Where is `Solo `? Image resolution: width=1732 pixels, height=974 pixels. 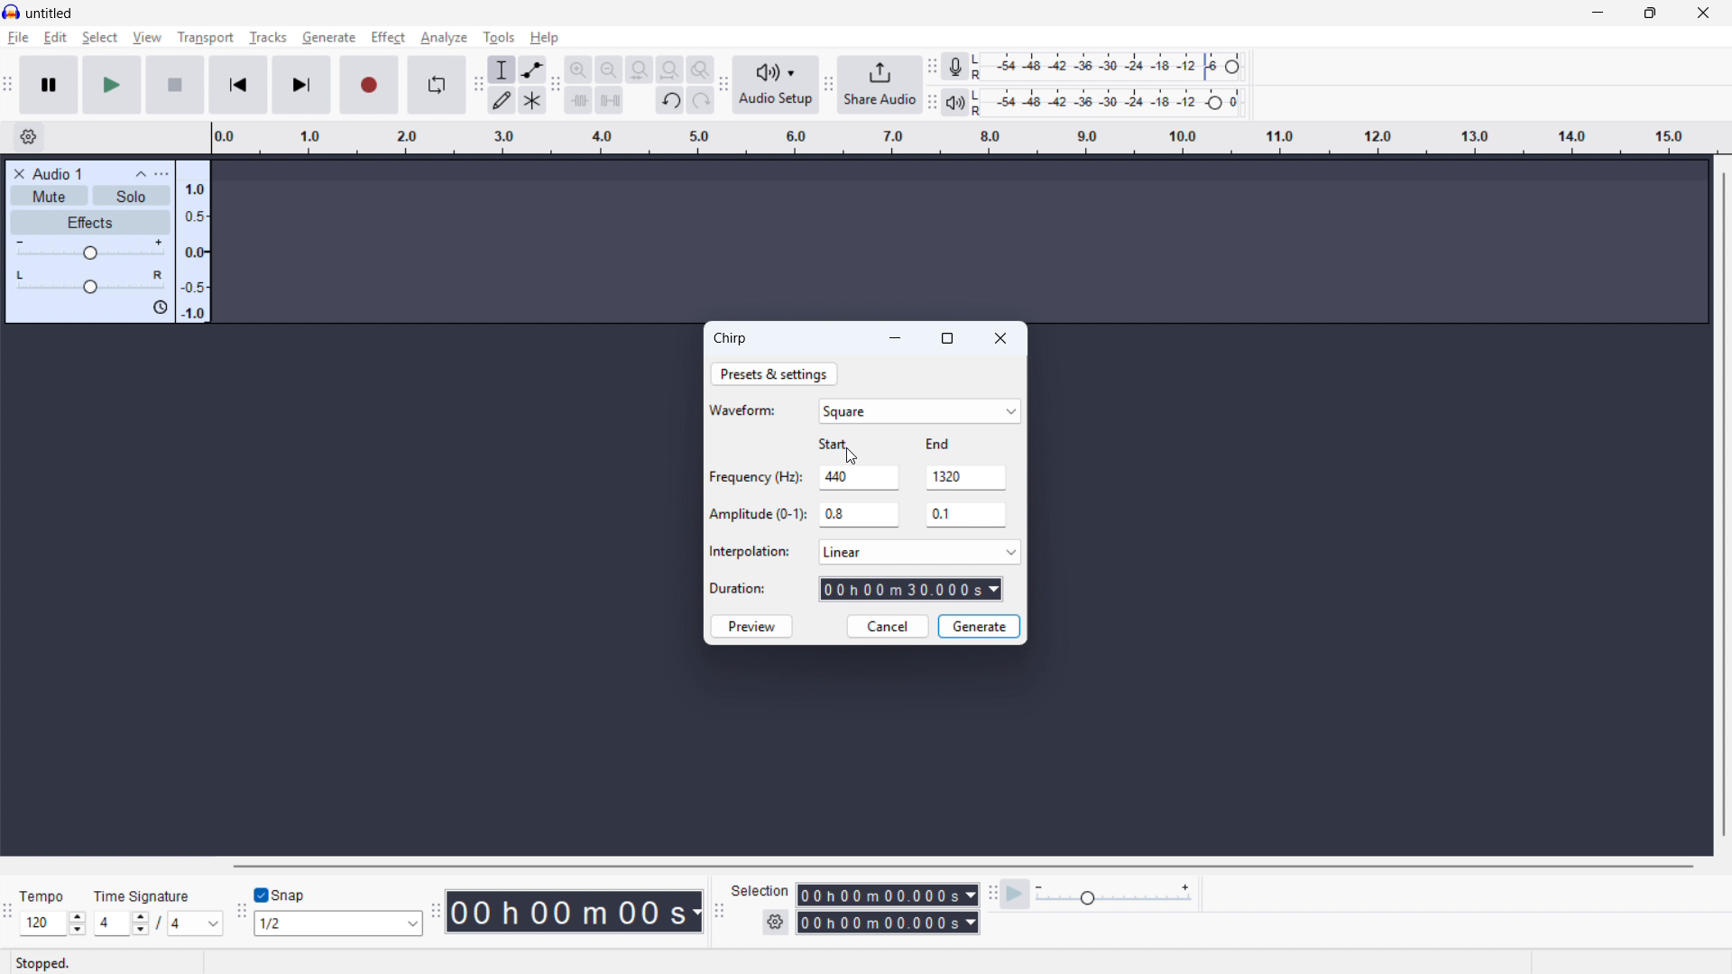
Solo  is located at coordinates (132, 196).